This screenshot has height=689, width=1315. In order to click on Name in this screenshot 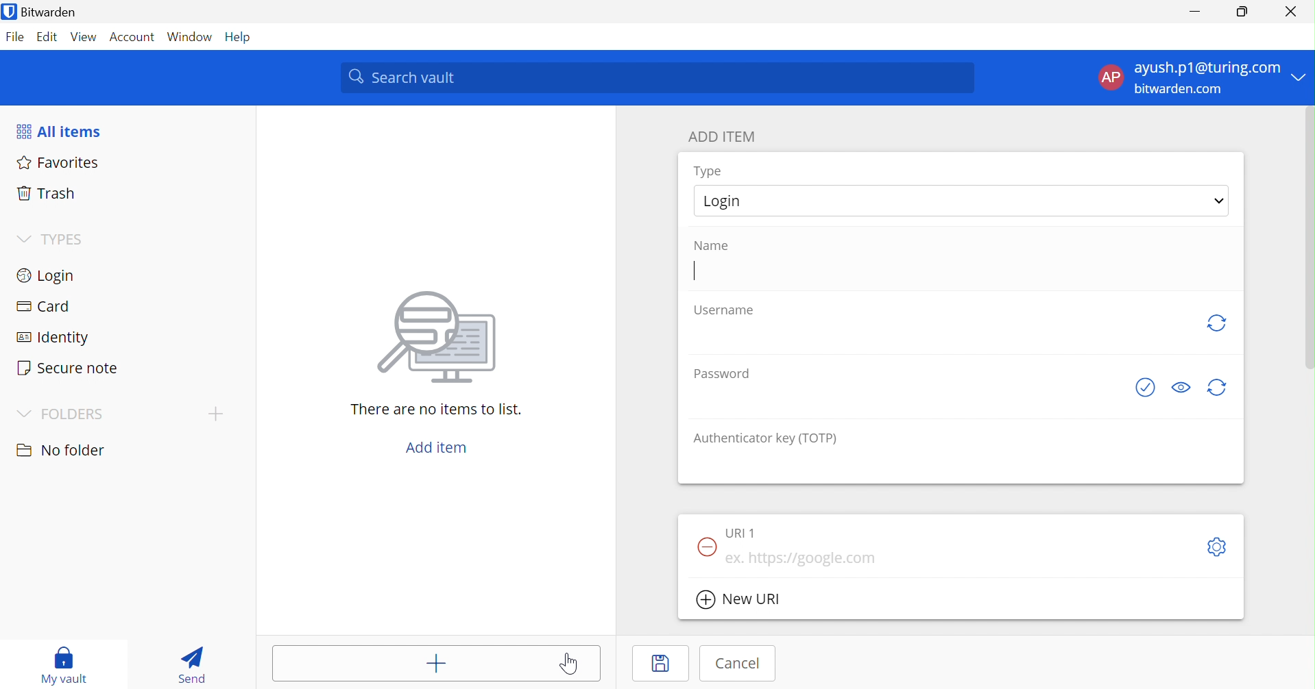, I will do `click(712, 245)`.